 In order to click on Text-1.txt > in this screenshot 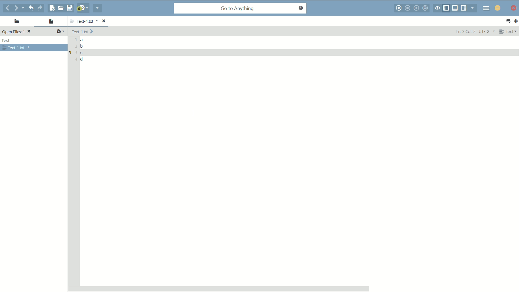, I will do `click(83, 32)`.